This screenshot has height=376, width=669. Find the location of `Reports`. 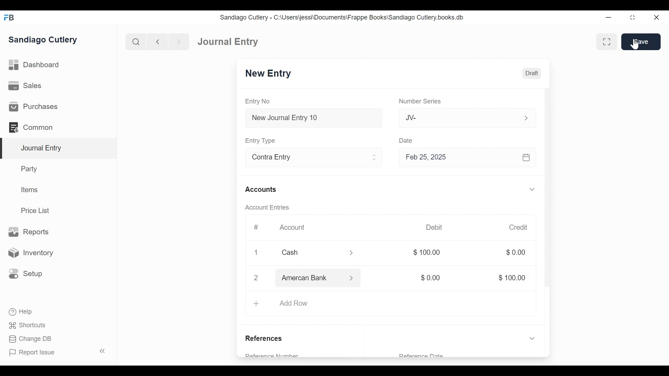

Reports is located at coordinates (28, 232).